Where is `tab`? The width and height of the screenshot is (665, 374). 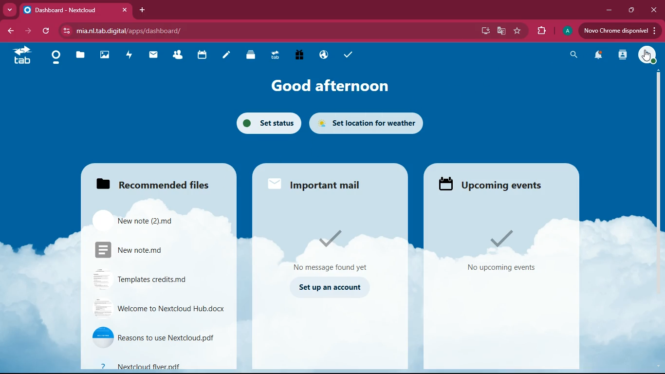
tab is located at coordinates (22, 56).